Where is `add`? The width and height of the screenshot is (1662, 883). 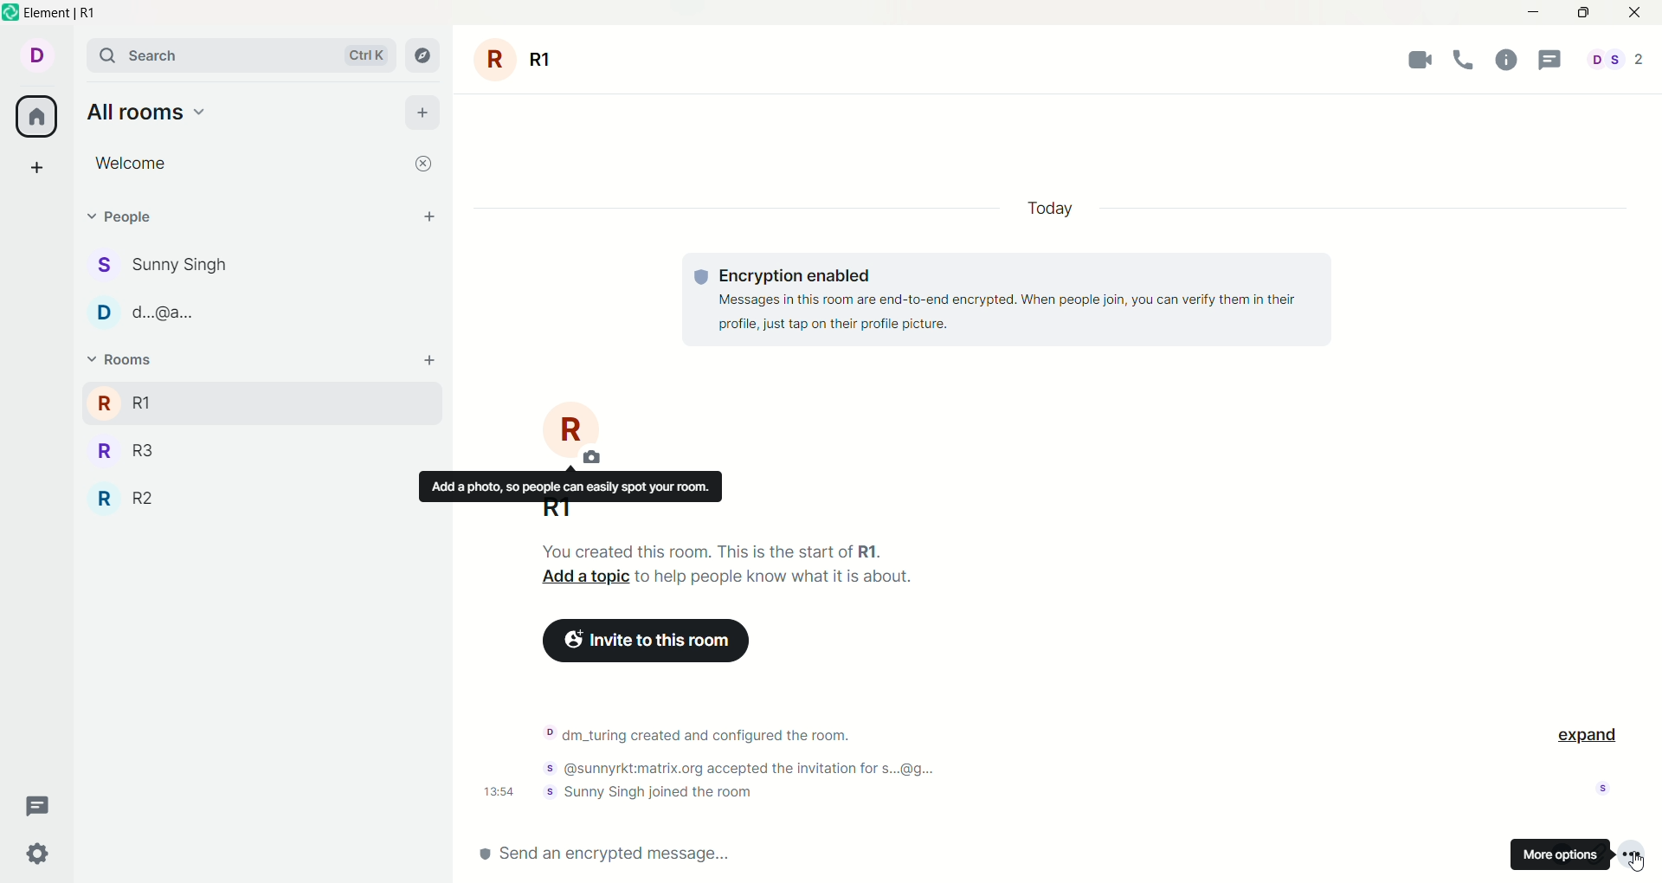
add is located at coordinates (423, 113).